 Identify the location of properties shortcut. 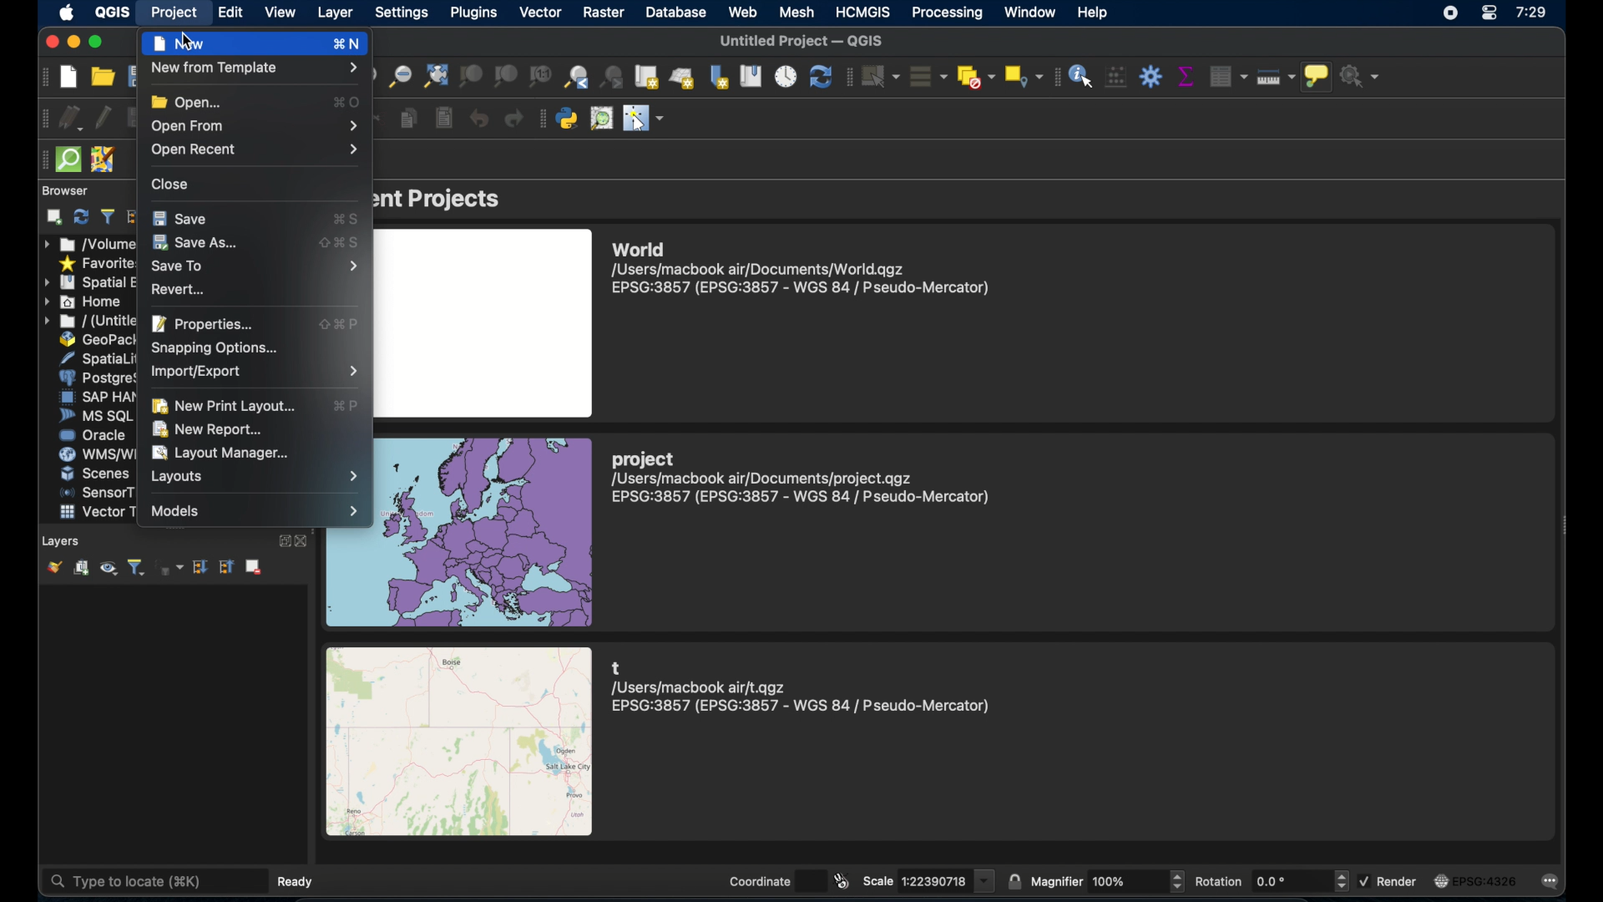
(339, 324).